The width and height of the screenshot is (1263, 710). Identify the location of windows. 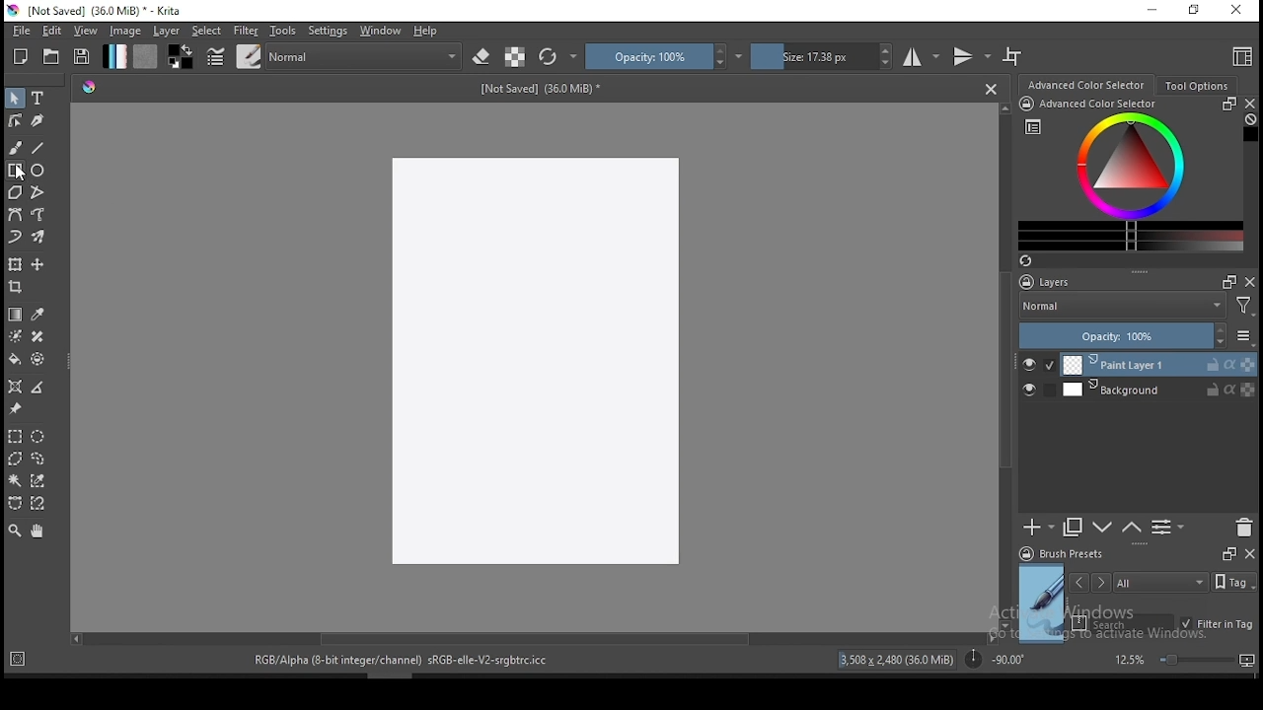
(381, 31).